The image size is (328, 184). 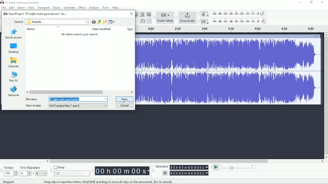 I want to click on Horizontal scrollbar, so click(x=80, y=92).